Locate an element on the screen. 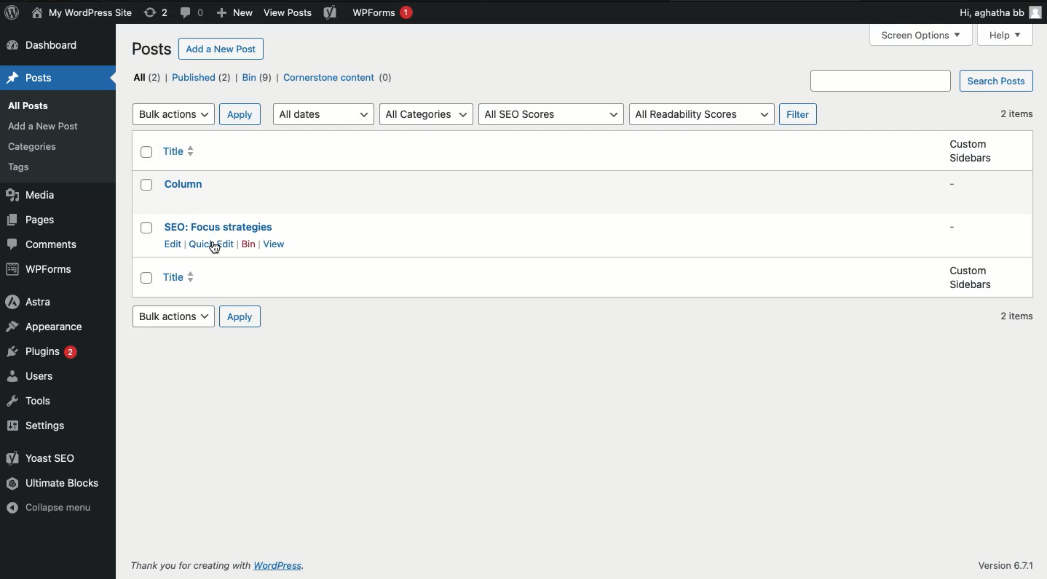 The width and height of the screenshot is (1047, 579). Posts is located at coordinates (30, 168).